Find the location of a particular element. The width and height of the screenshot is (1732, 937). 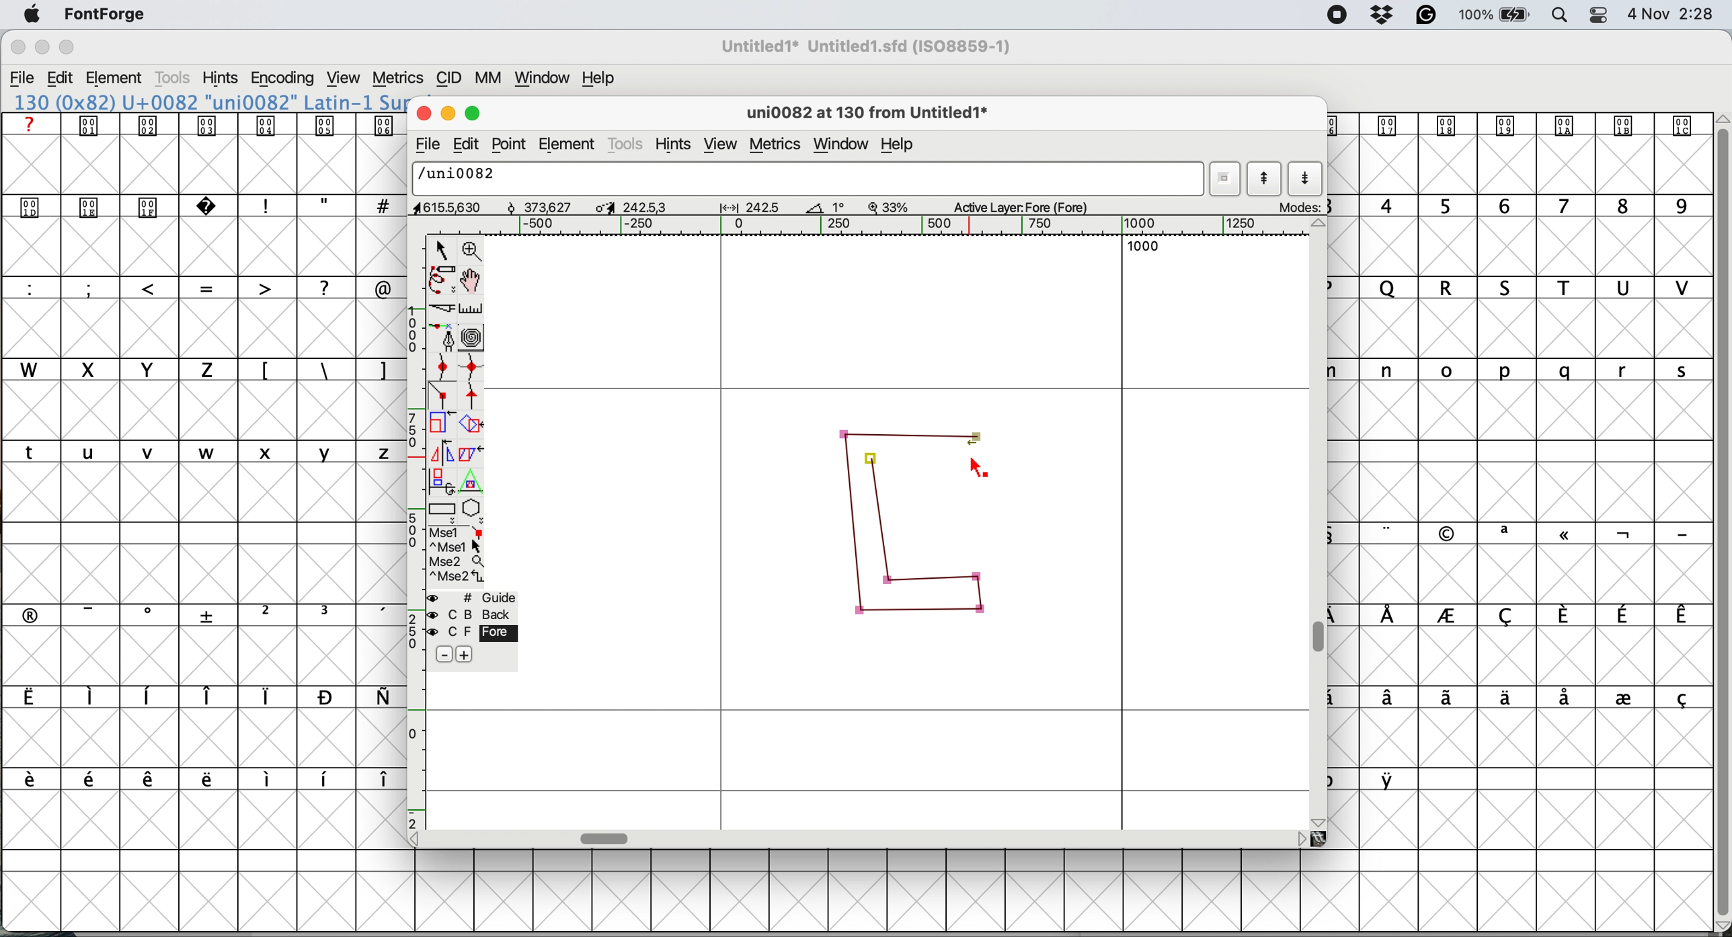

glyph name is located at coordinates (865, 114).